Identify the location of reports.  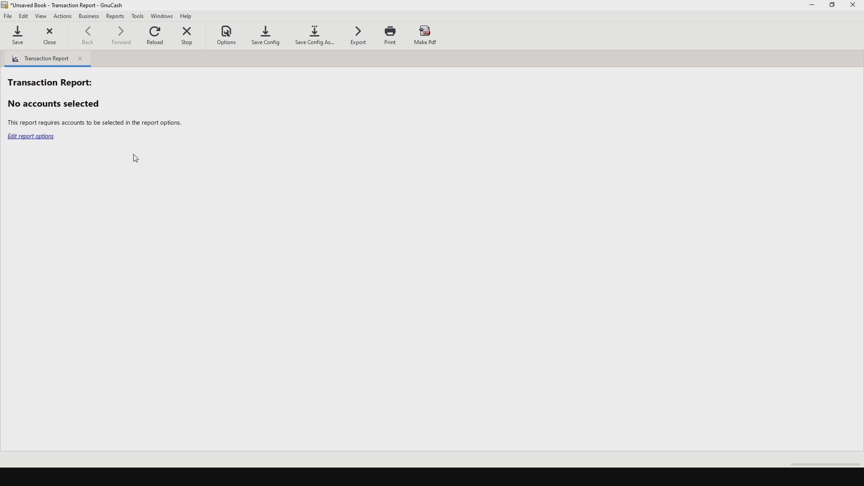
(116, 18).